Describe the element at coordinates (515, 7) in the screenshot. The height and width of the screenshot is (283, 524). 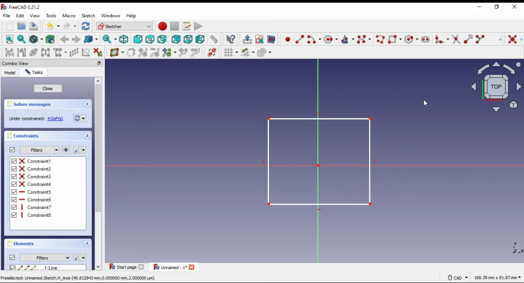
I see `close windp` at that location.